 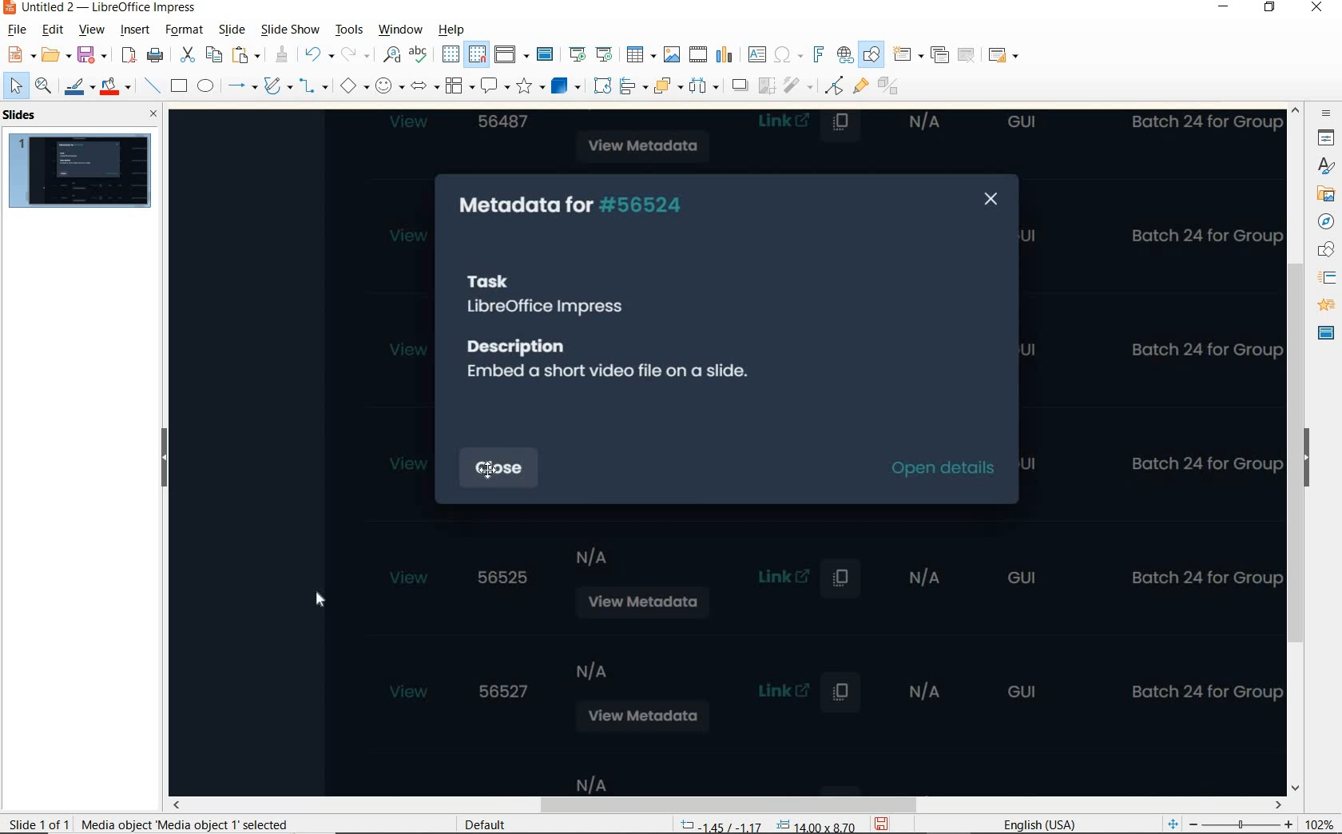 I want to click on INSERT AUDIO OR VIDEO, so click(x=699, y=55).